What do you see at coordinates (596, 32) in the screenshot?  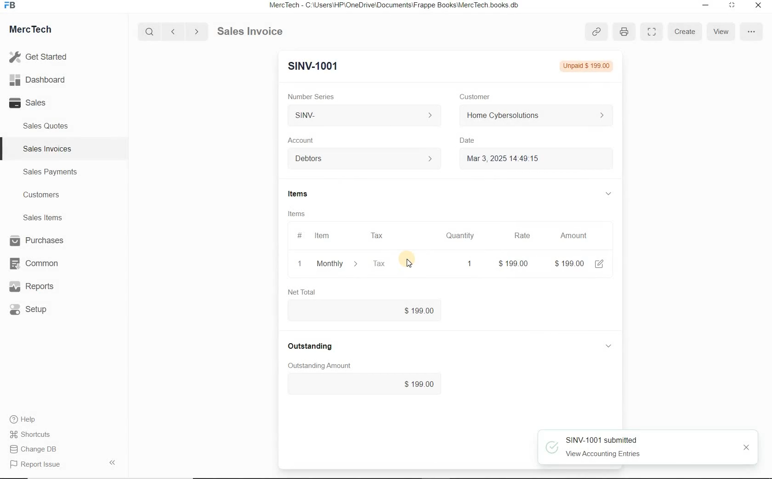 I see `copy` at bounding box center [596, 32].